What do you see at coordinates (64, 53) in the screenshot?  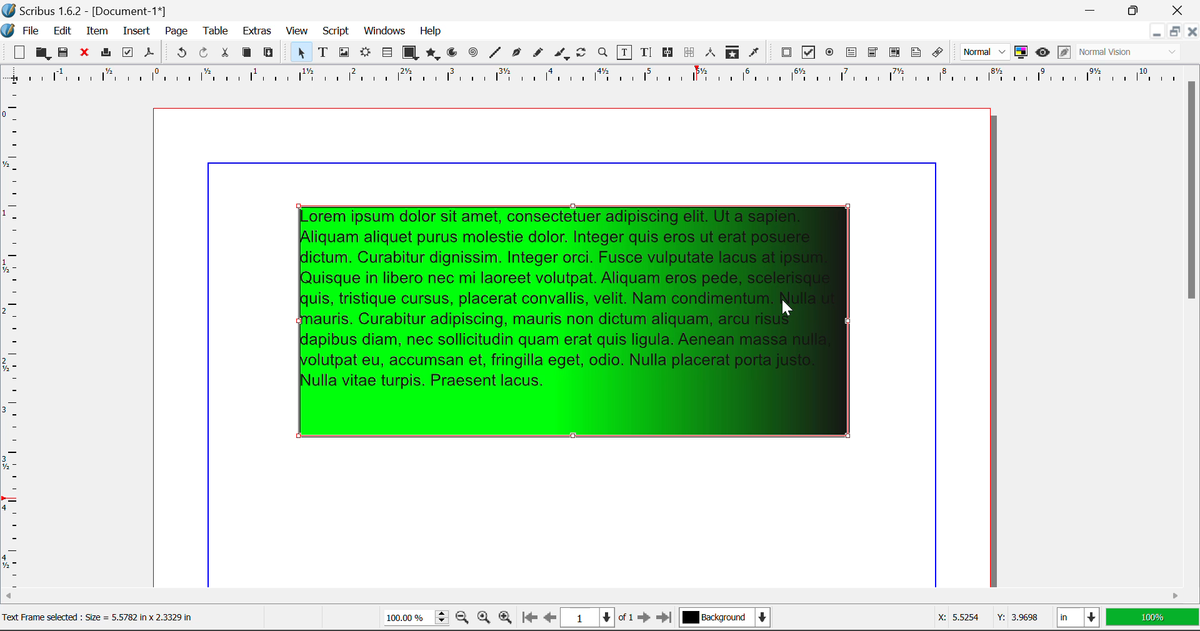 I see `Save` at bounding box center [64, 53].